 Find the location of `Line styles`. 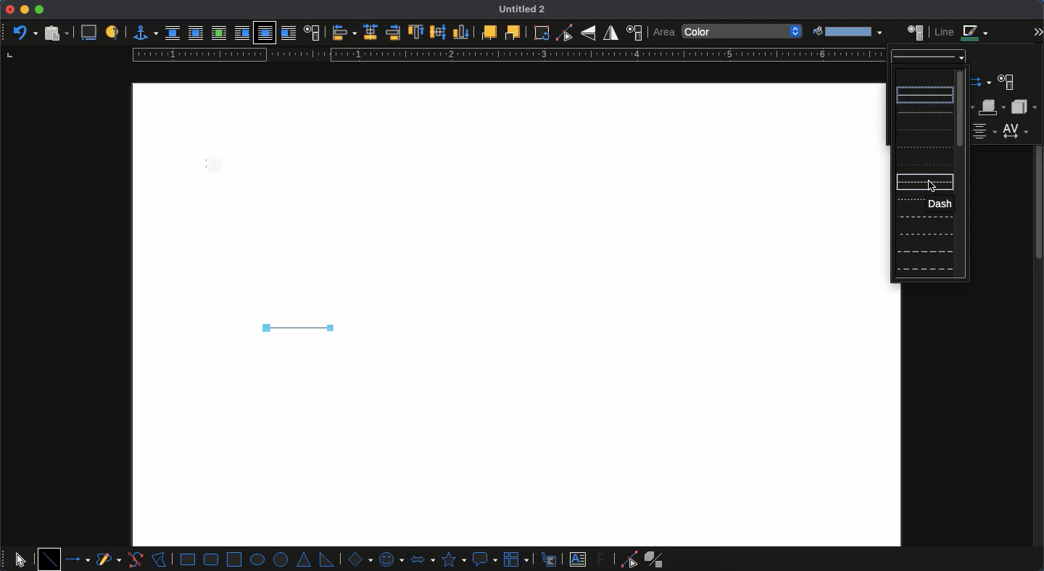

Line styles is located at coordinates (929, 57).